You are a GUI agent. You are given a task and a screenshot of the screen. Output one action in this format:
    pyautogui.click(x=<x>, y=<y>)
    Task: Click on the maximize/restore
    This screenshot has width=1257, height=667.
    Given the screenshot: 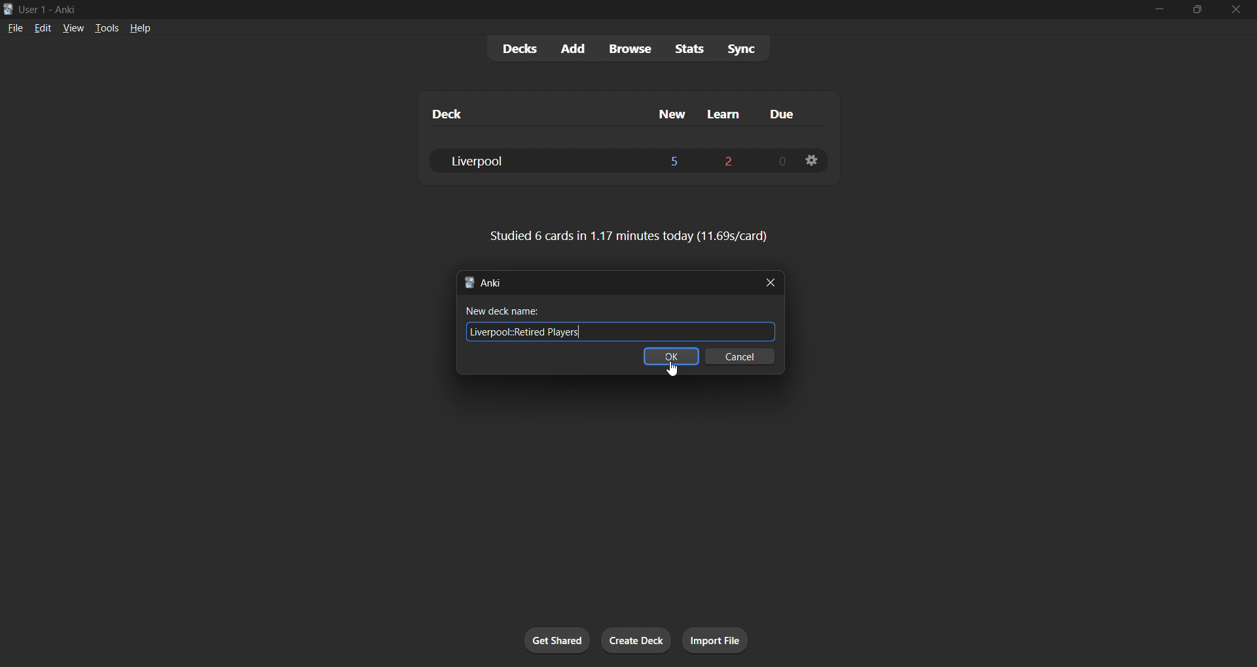 What is the action you would take?
    pyautogui.click(x=1191, y=11)
    